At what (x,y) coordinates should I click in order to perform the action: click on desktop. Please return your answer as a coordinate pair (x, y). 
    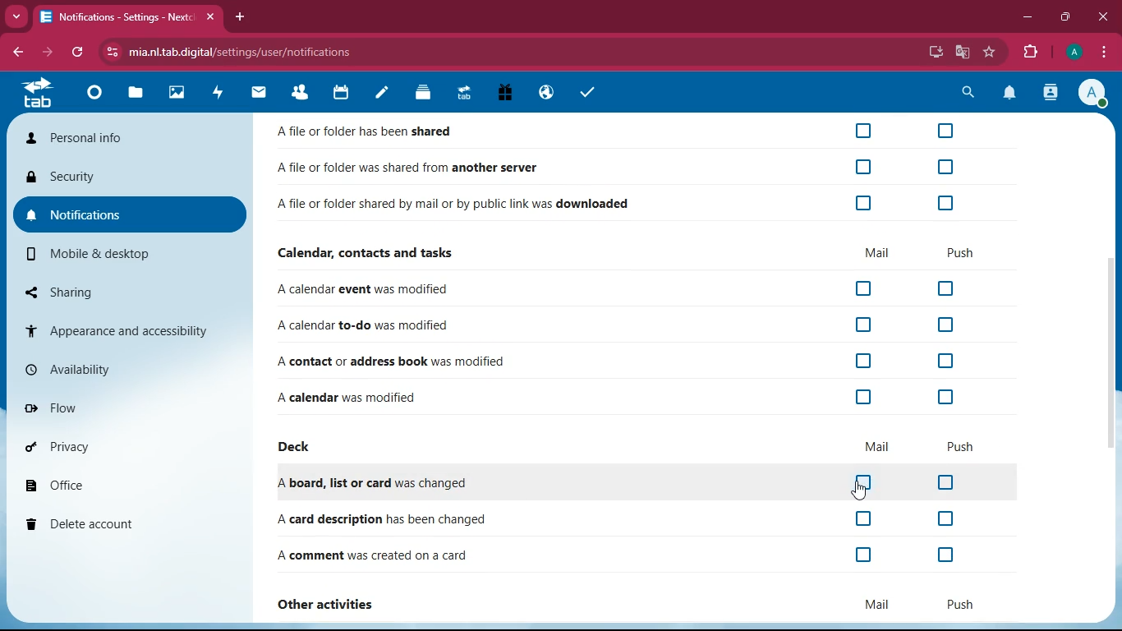
    Looking at the image, I should click on (933, 53).